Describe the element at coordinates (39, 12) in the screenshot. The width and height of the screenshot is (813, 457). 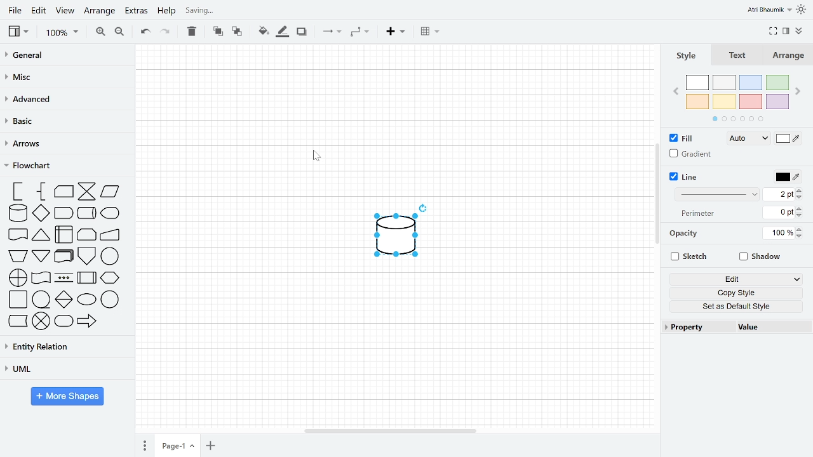
I see `Edit` at that location.